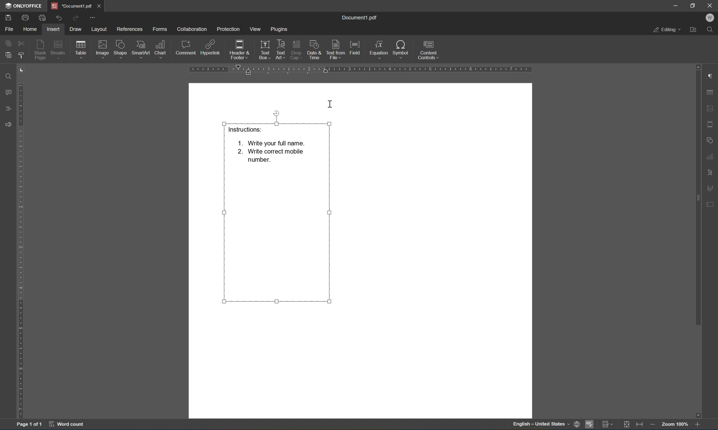  What do you see at coordinates (402, 50) in the screenshot?
I see `symbol` at bounding box center [402, 50].